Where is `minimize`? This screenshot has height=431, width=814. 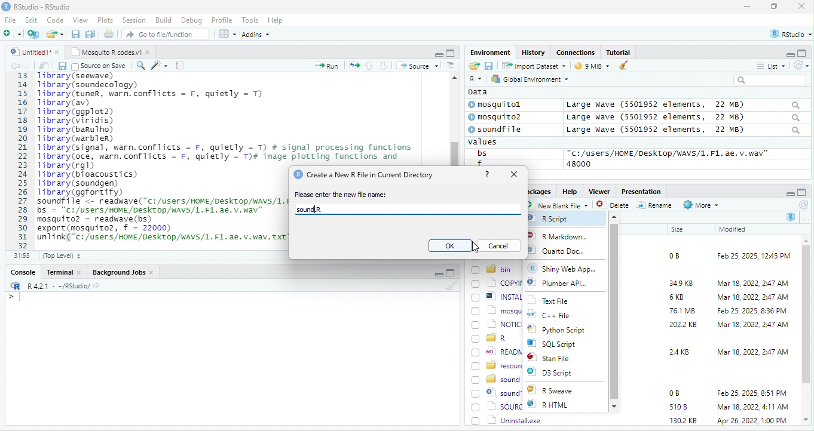 minimize is located at coordinates (785, 54).